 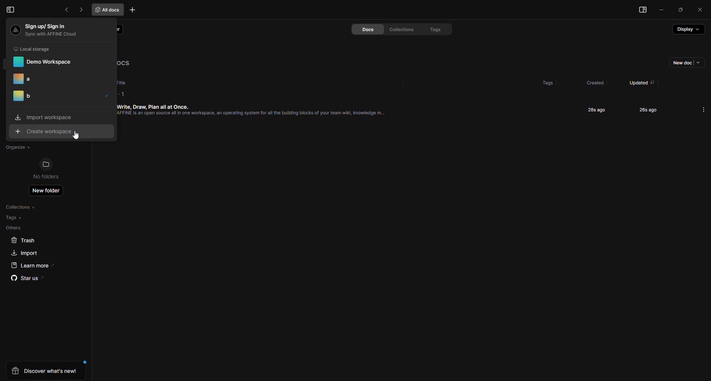 I want to click on view, so click(x=640, y=11).